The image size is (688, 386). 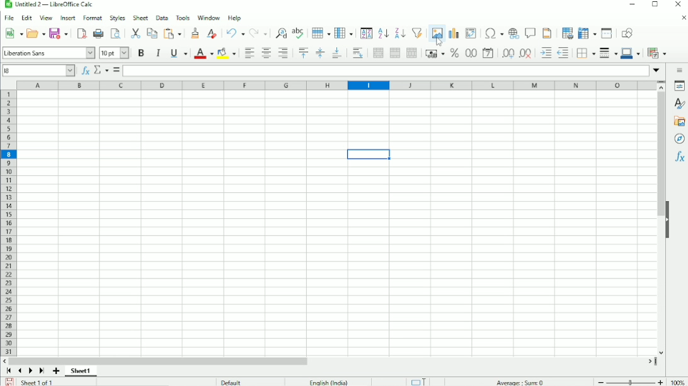 What do you see at coordinates (159, 53) in the screenshot?
I see `Italic` at bounding box center [159, 53].